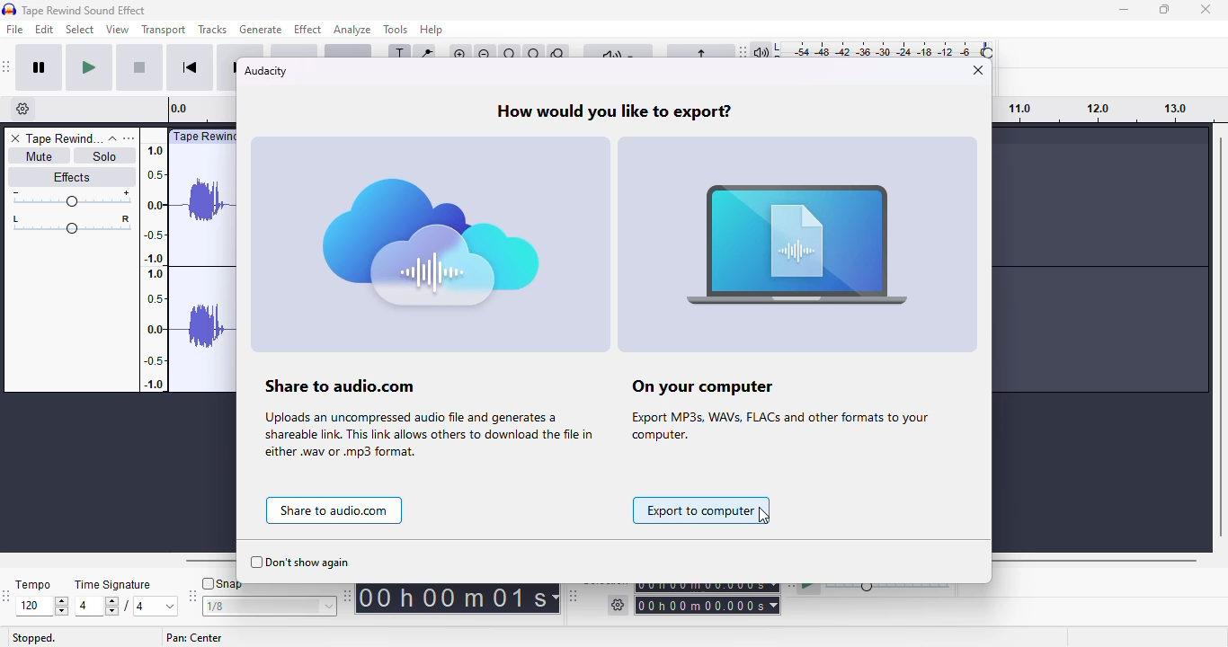 The height and width of the screenshot is (647, 1228). What do you see at coordinates (260, 30) in the screenshot?
I see `generate` at bounding box center [260, 30].